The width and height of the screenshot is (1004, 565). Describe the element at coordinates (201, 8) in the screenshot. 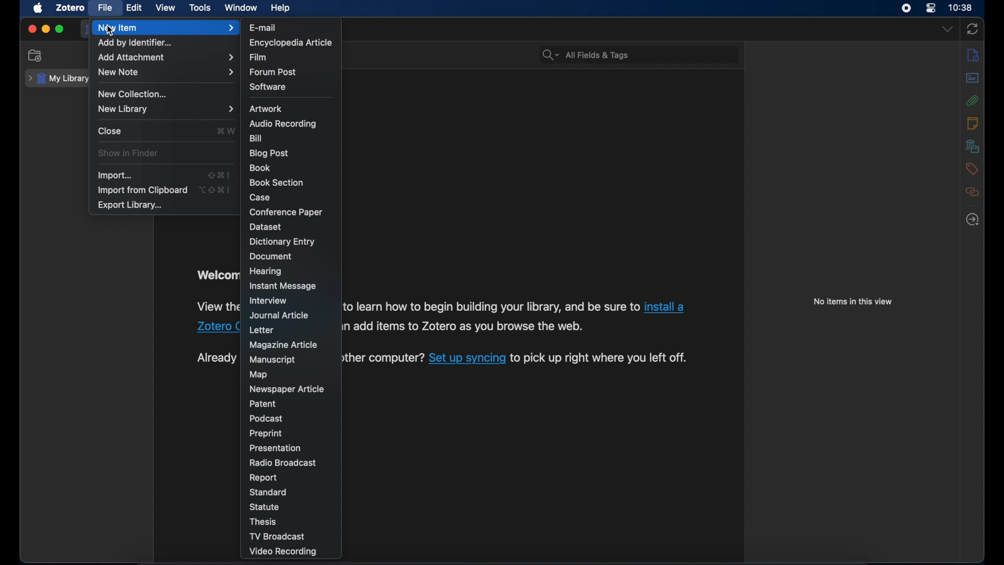

I see `tools` at that location.